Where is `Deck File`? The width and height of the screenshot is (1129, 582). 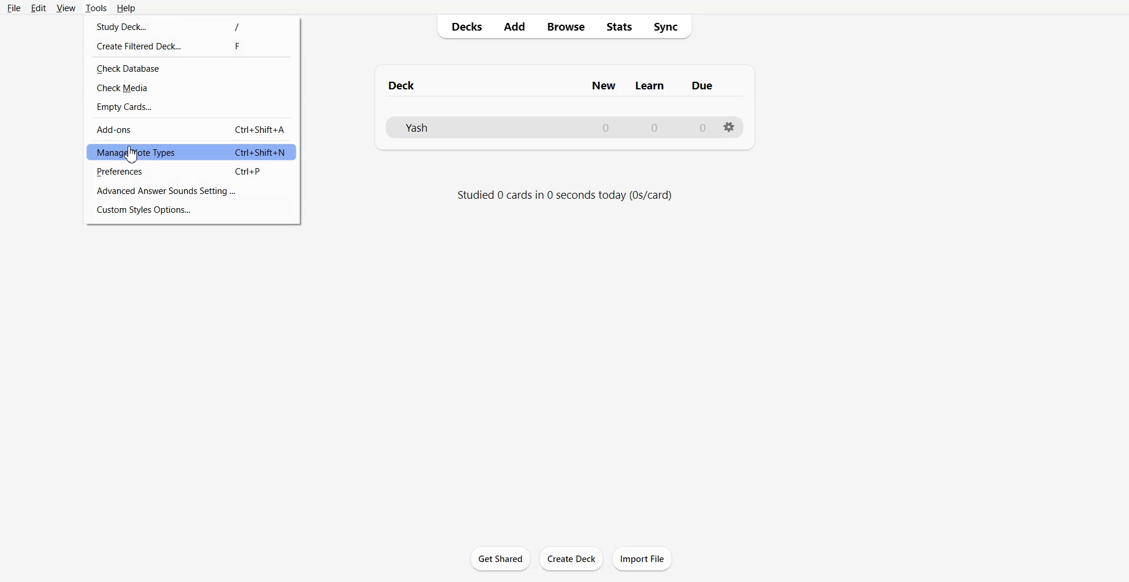
Deck File is located at coordinates (482, 128).